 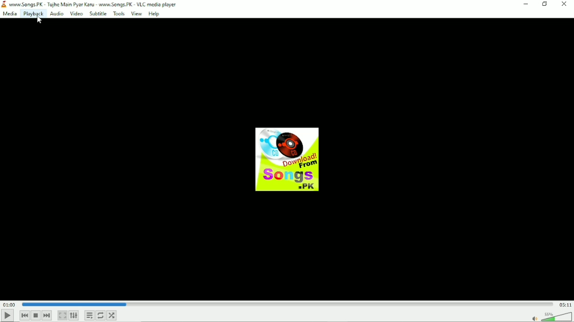 What do you see at coordinates (74, 316) in the screenshot?
I see `Show extended settings` at bounding box center [74, 316].